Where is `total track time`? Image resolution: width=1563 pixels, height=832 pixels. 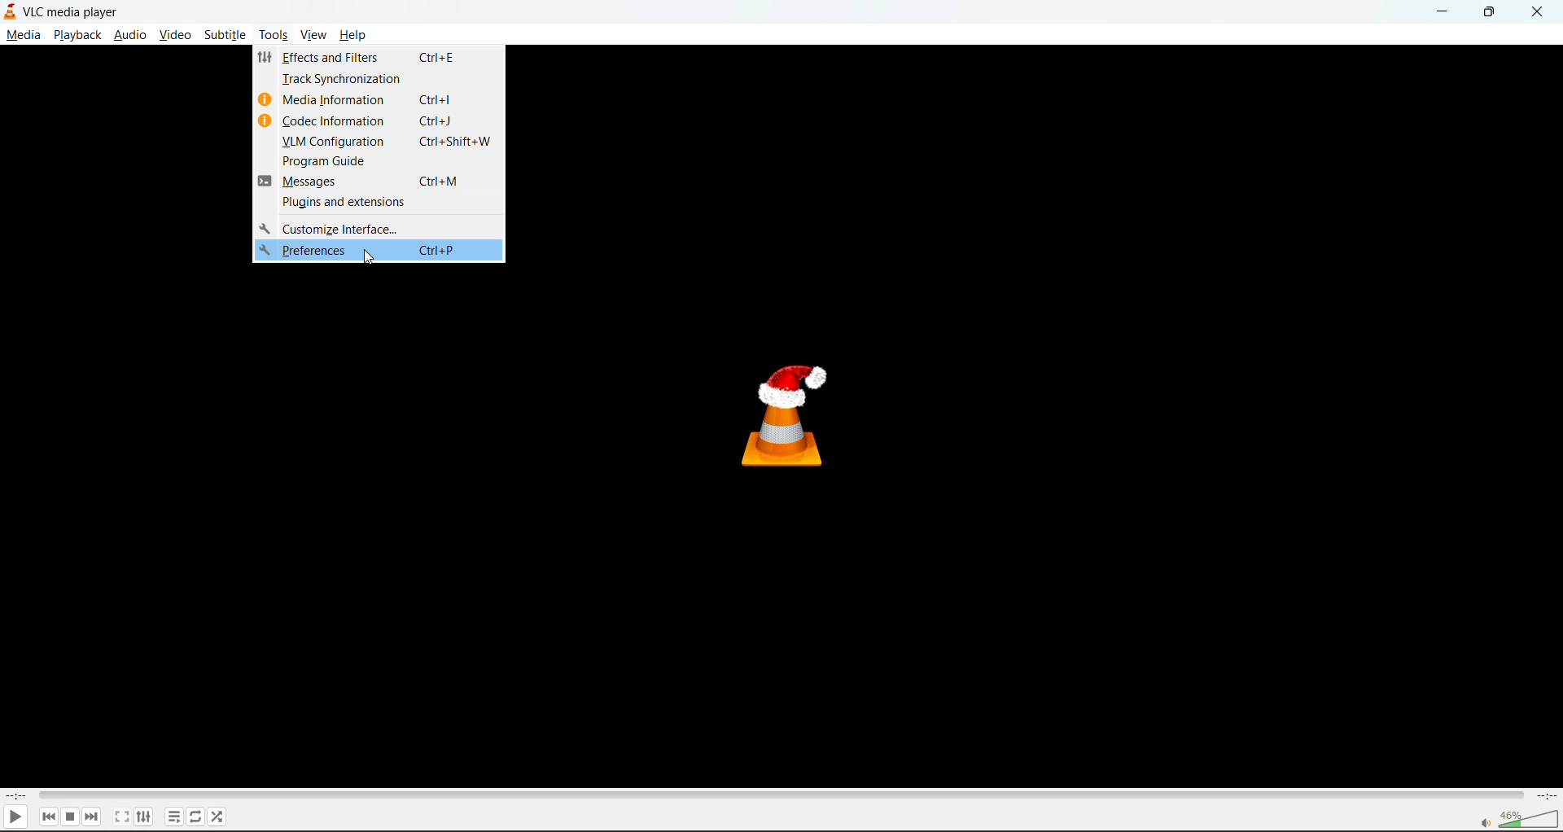 total track time is located at coordinates (1545, 795).